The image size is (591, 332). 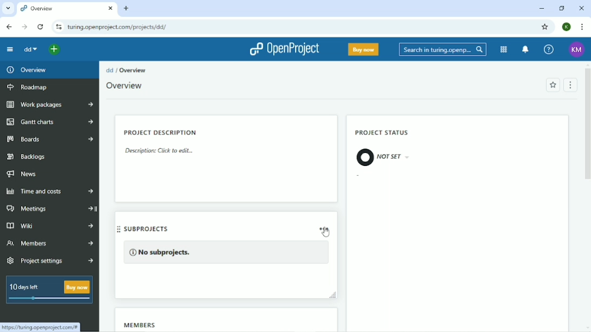 What do you see at coordinates (525, 50) in the screenshot?
I see `To notification center` at bounding box center [525, 50].